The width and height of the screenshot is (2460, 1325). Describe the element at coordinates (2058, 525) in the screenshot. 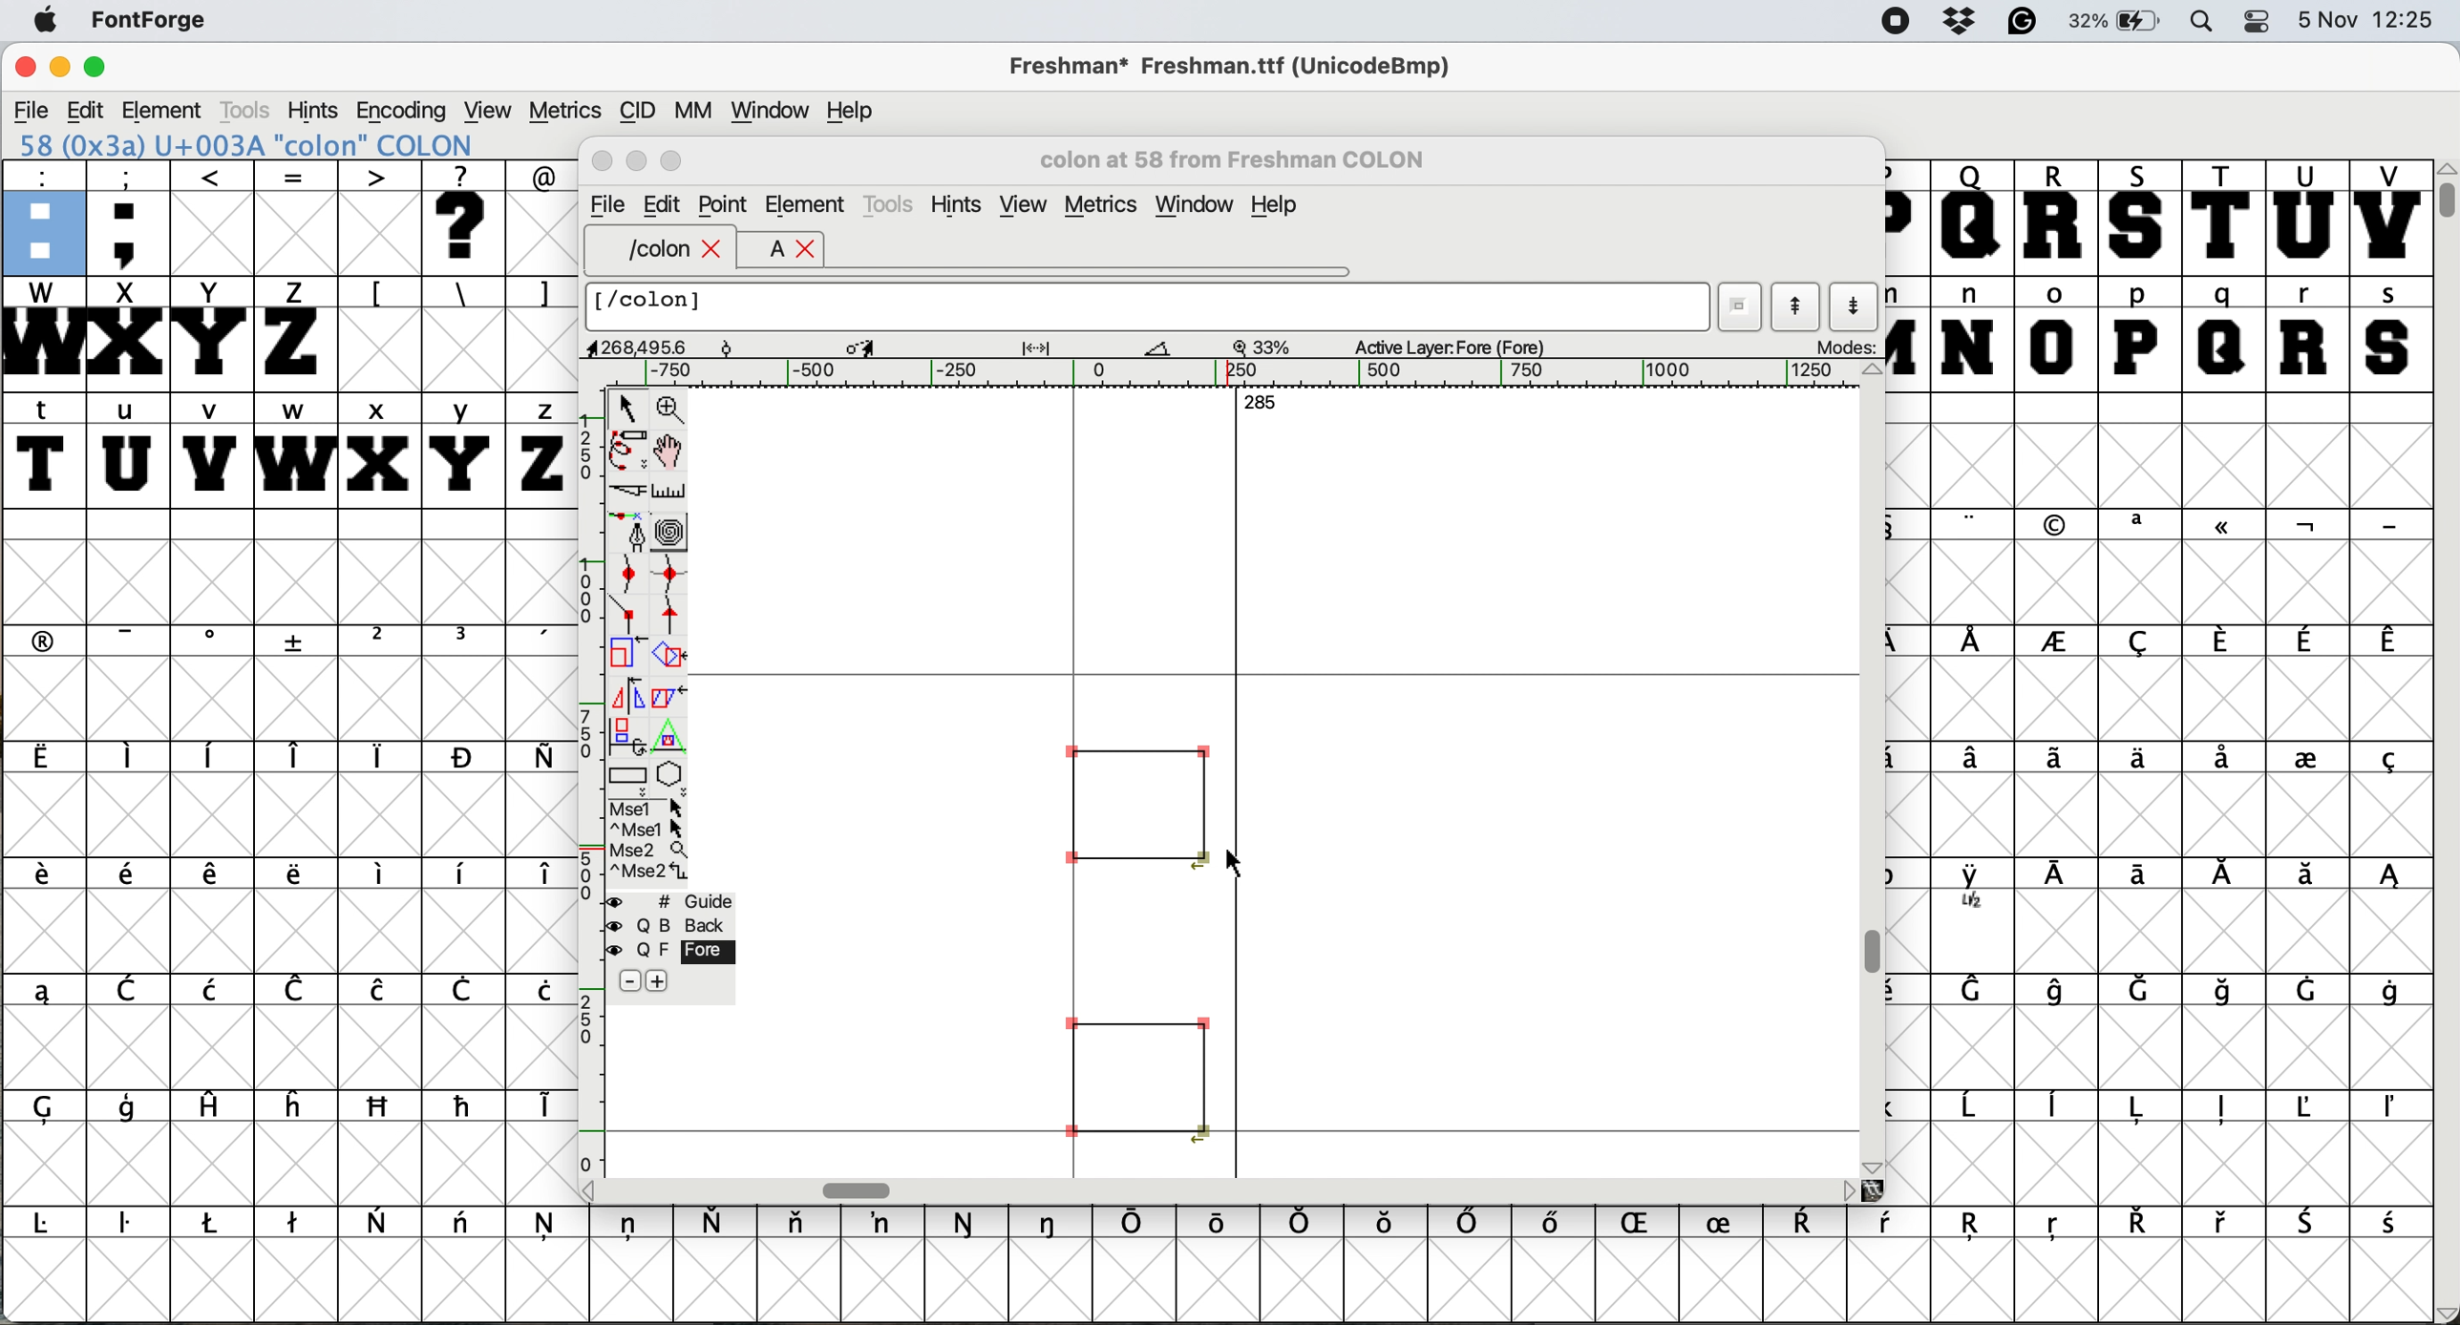

I see `symbol` at that location.